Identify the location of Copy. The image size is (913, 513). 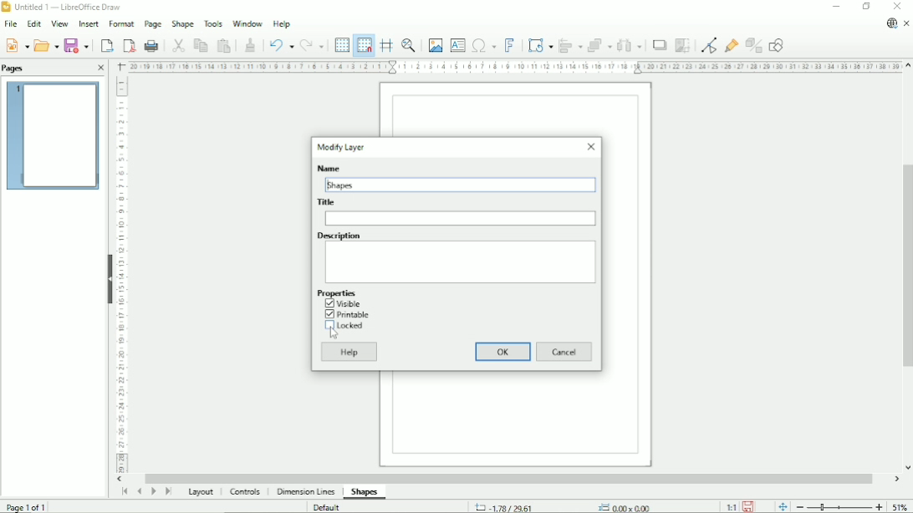
(199, 45).